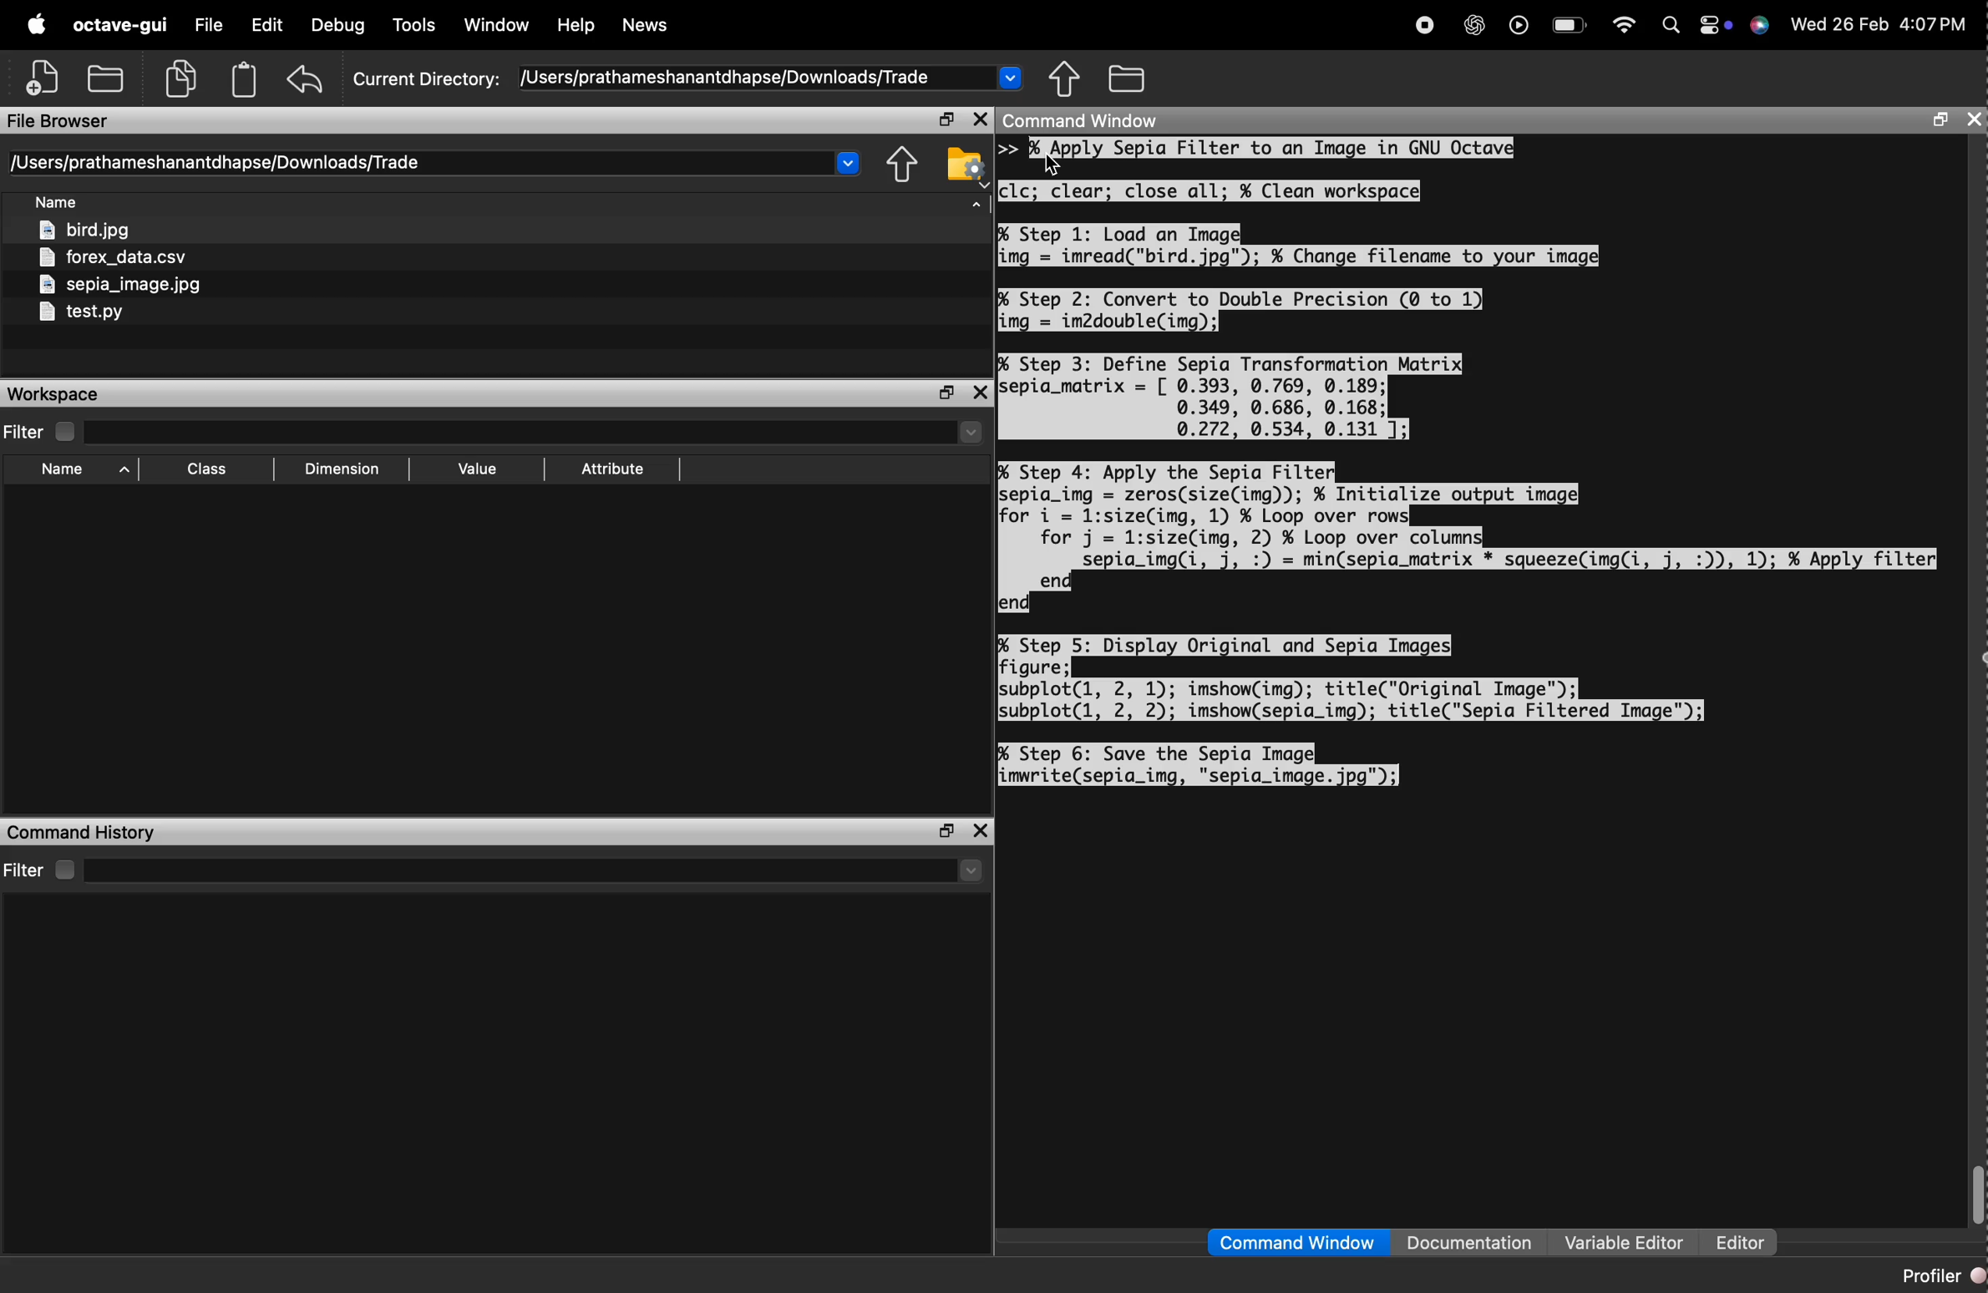  Describe the element at coordinates (1426, 27) in the screenshot. I see `stop recording` at that location.